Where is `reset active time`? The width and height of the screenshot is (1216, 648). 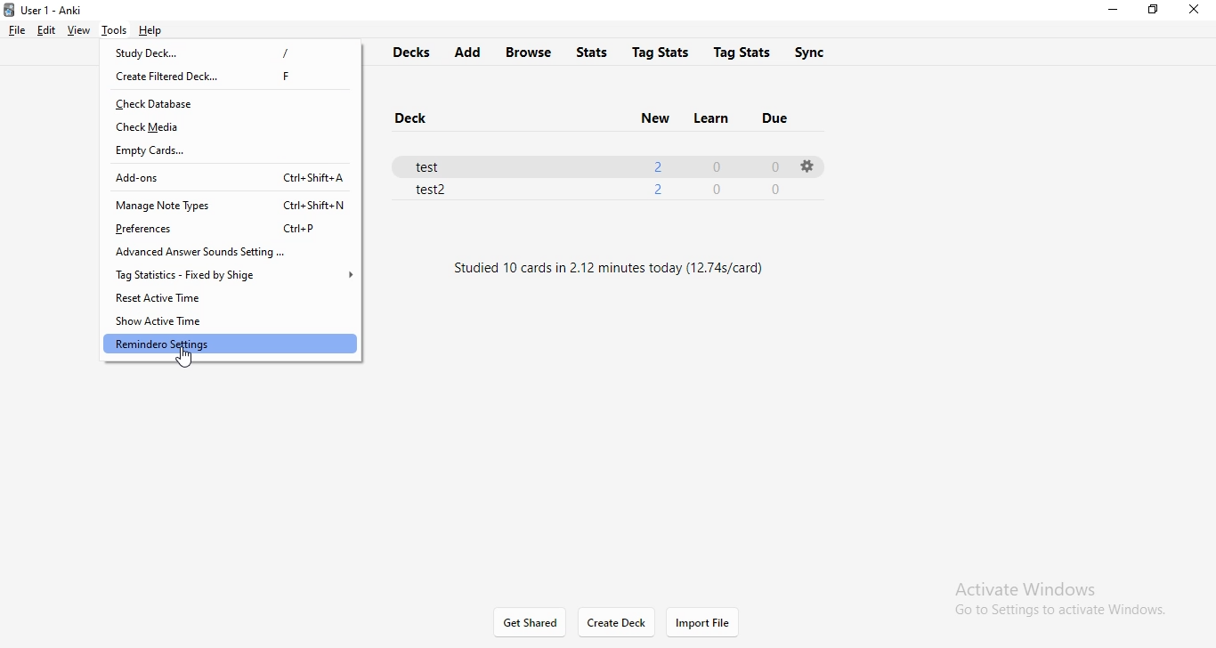
reset active time is located at coordinates (215, 300).